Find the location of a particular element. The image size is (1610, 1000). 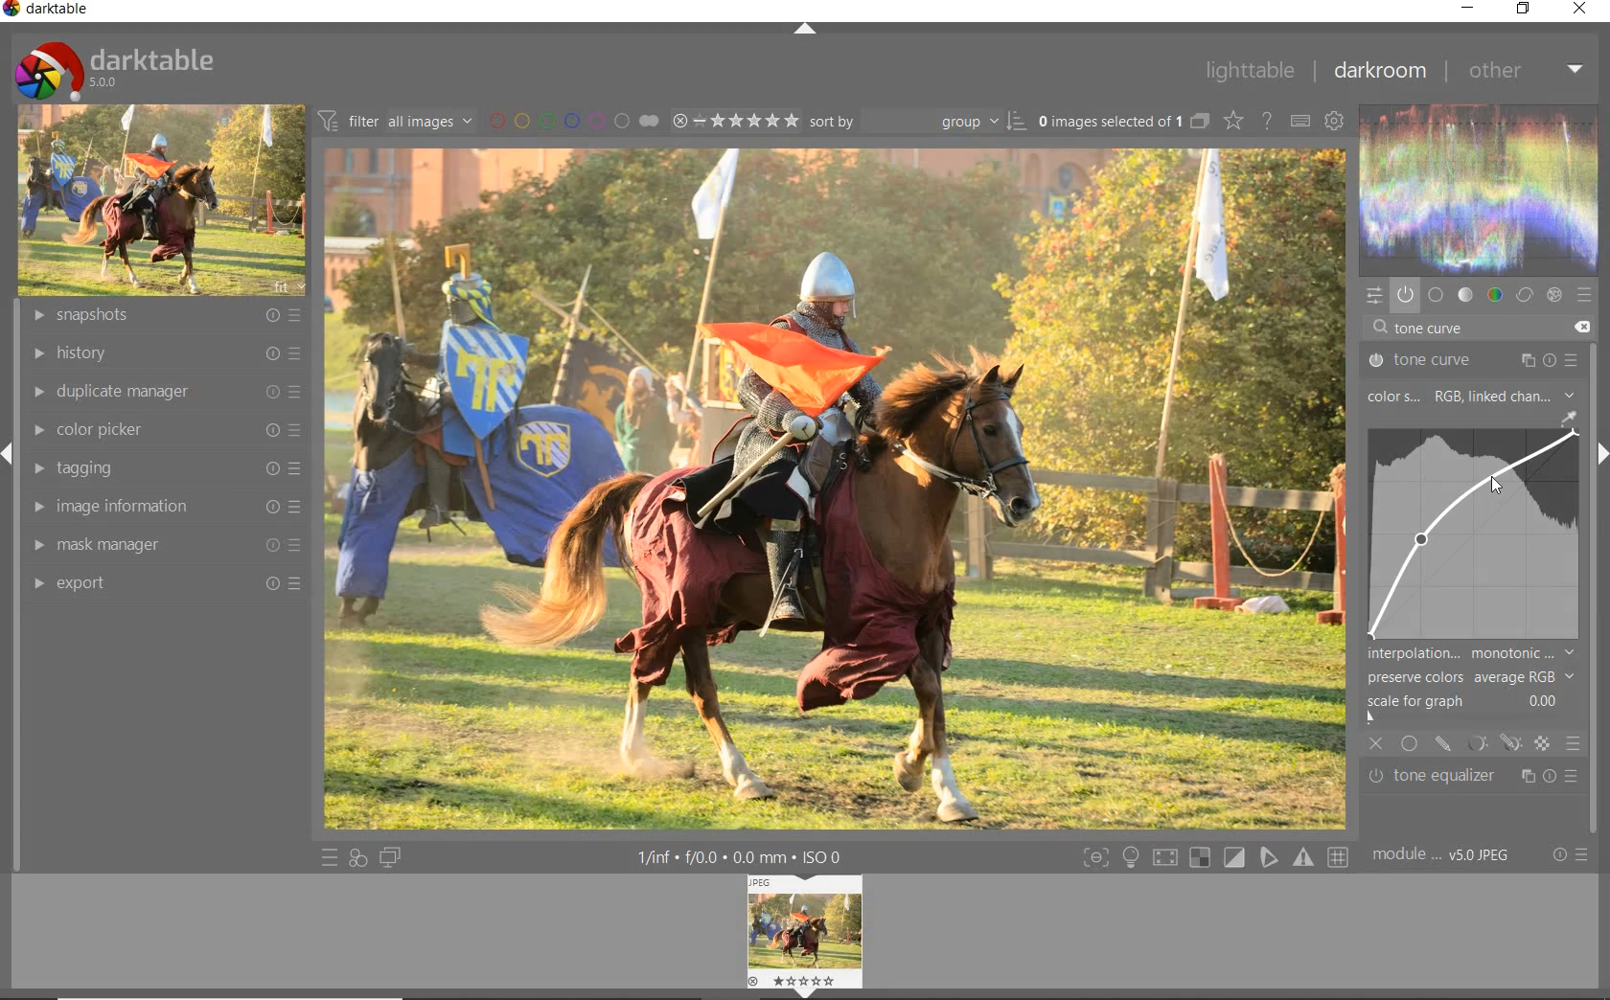

mask options is located at coordinates (1491, 743).